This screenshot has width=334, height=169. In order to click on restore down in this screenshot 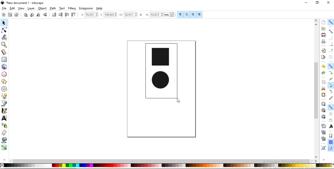, I will do `click(317, 3)`.